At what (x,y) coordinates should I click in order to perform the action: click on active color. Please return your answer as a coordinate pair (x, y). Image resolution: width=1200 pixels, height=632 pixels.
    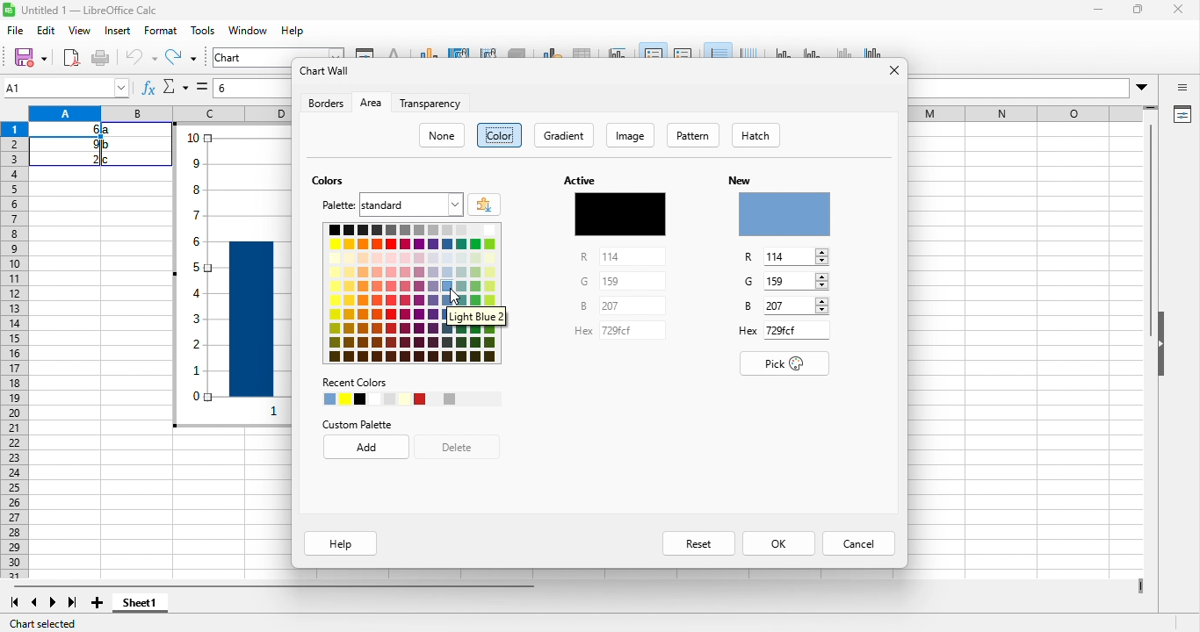
    Looking at the image, I should click on (617, 204).